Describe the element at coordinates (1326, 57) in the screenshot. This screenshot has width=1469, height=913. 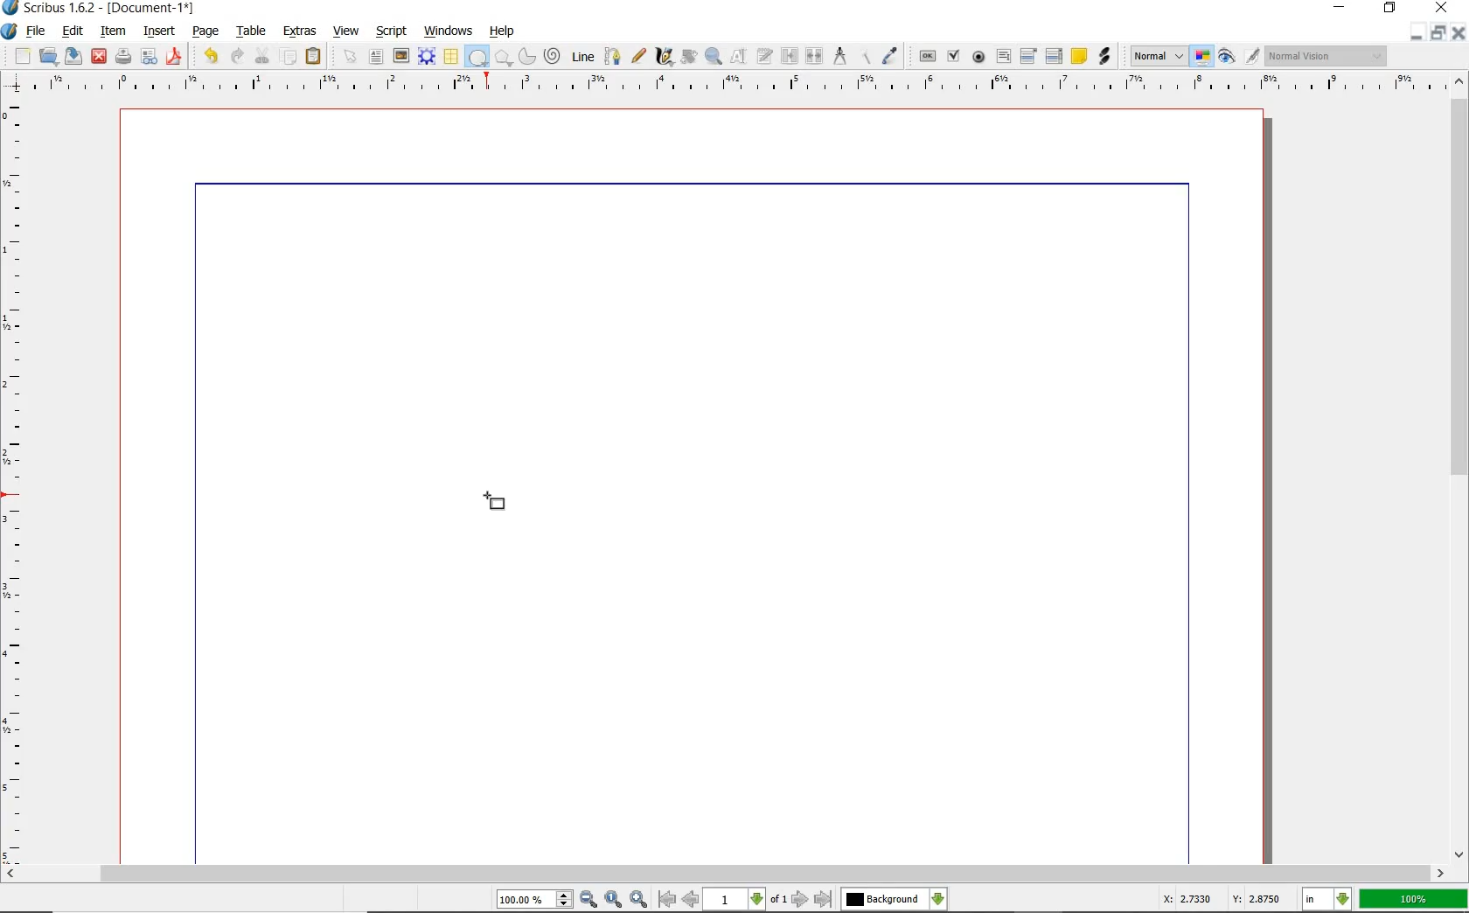
I see `visual appearance of the display` at that location.